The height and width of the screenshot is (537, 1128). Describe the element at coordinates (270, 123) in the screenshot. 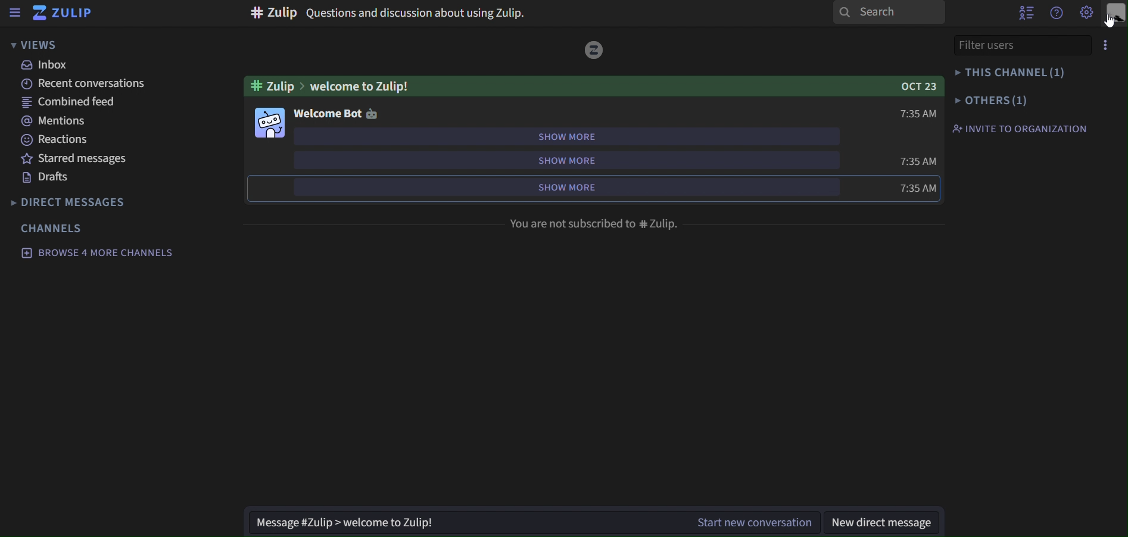

I see `image` at that location.